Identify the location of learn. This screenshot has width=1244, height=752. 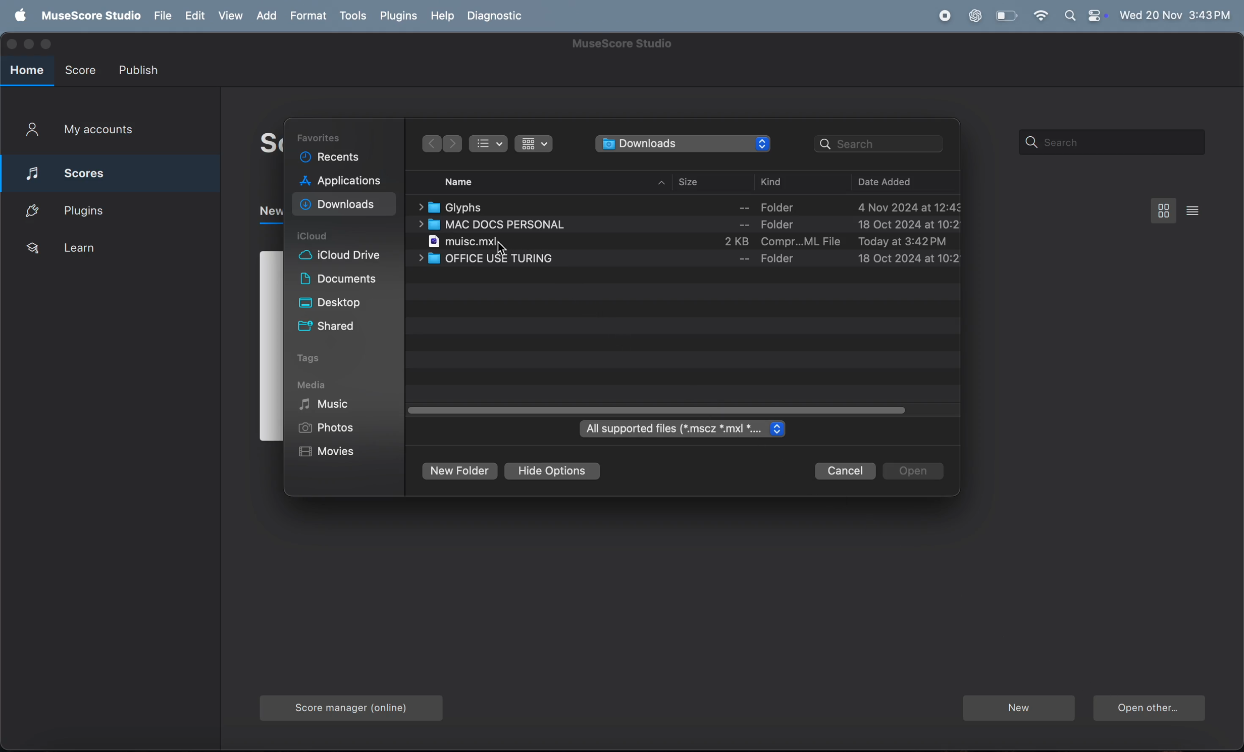
(103, 251).